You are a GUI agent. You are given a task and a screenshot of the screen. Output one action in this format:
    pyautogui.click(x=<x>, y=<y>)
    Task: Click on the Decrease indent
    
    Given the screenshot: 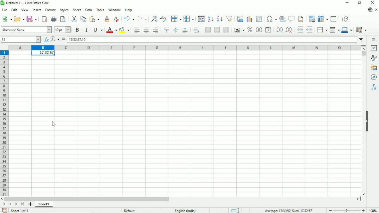 What is the action you would take?
    pyautogui.click(x=310, y=29)
    